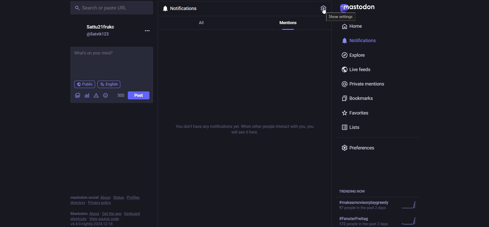 The height and width of the screenshot is (227, 489). What do you see at coordinates (78, 95) in the screenshot?
I see `Attach images` at bounding box center [78, 95].